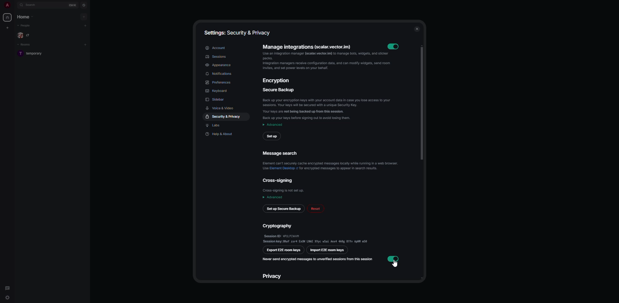 Image resolution: width=619 pixels, height=303 pixels. I want to click on setup, so click(273, 136).